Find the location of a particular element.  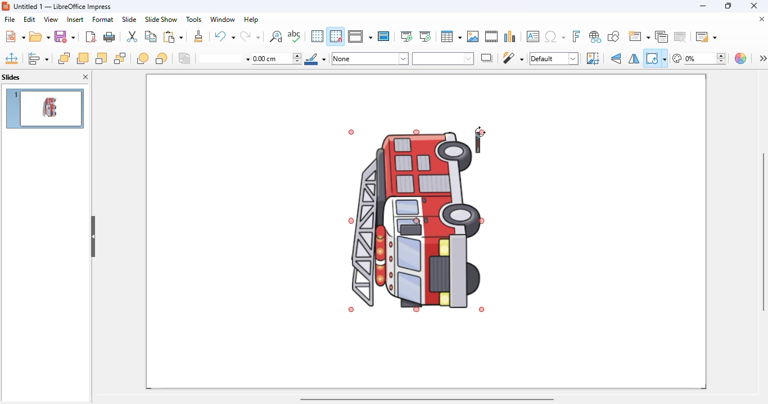

save is located at coordinates (65, 36).